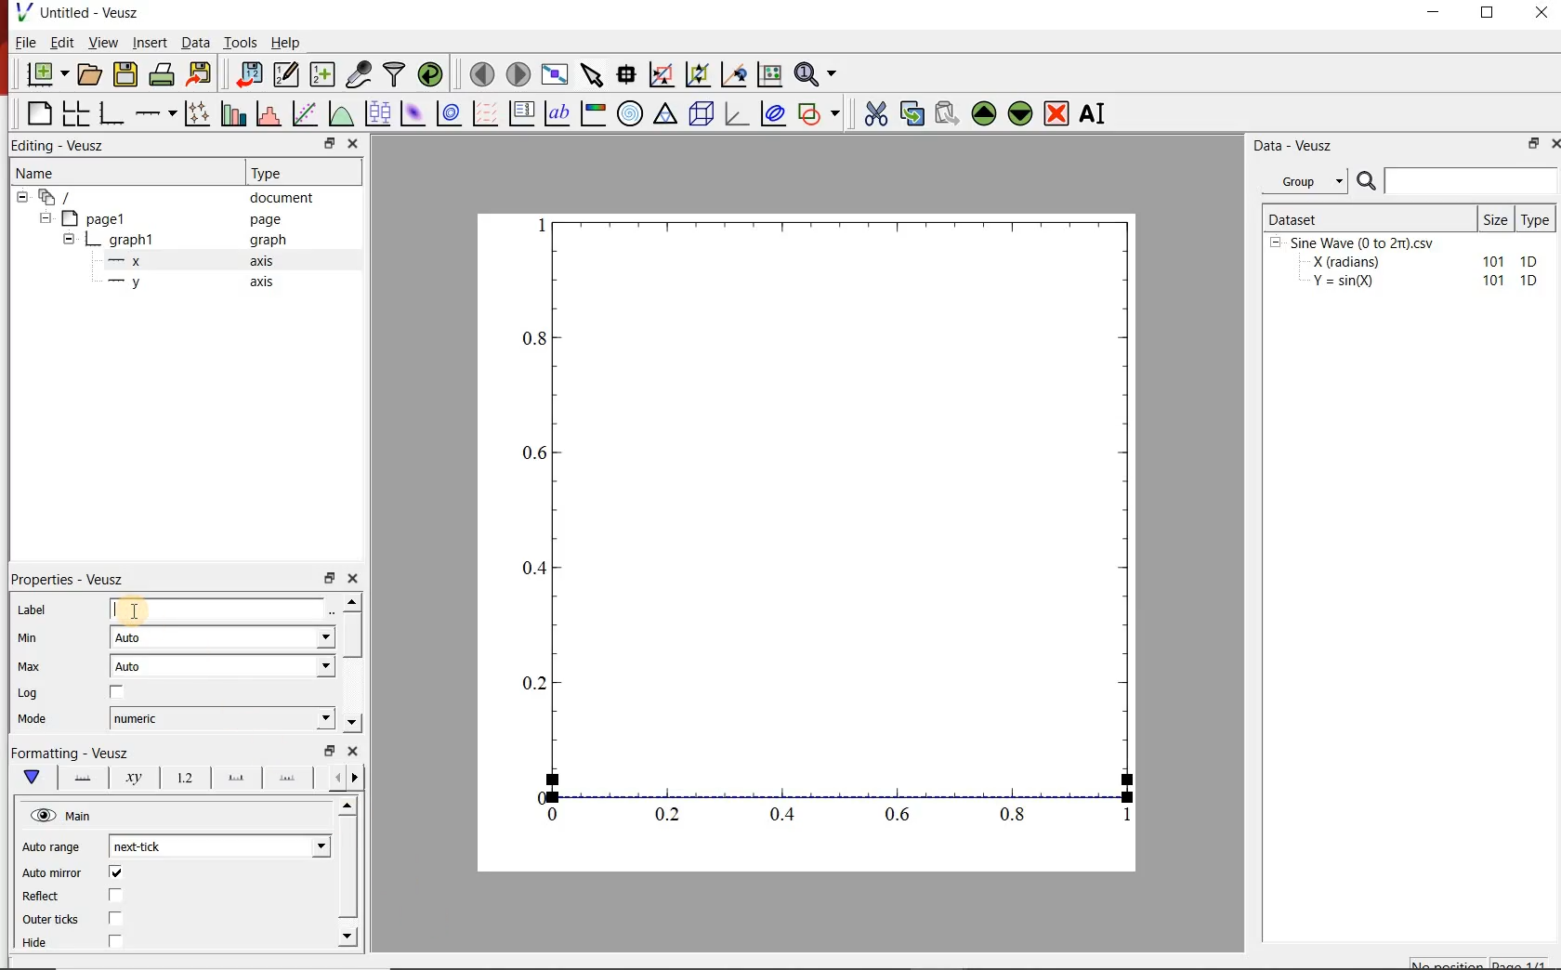 The image size is (1561, 970). What do you see at coordinates (343, 112) in the screenshot?
I see `plot a function` at bounding box center [343, 112].